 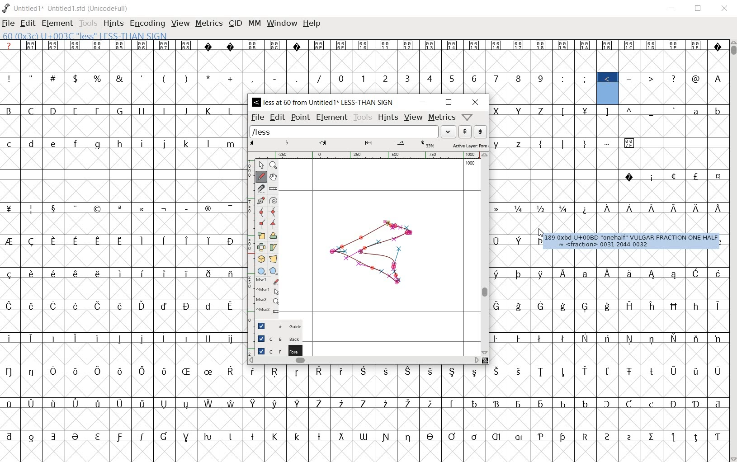 What do you see at coordinates (119, 289) in the screenshot?
I see `empty cells` at bounding box center [119, 289].